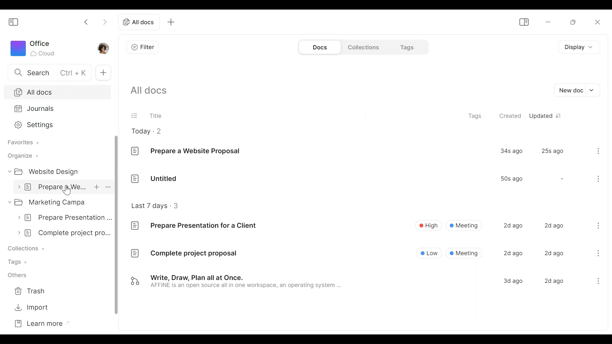 The width and height of the screenshot is (612, 344). I want to click on Trash, so click(30, 290).